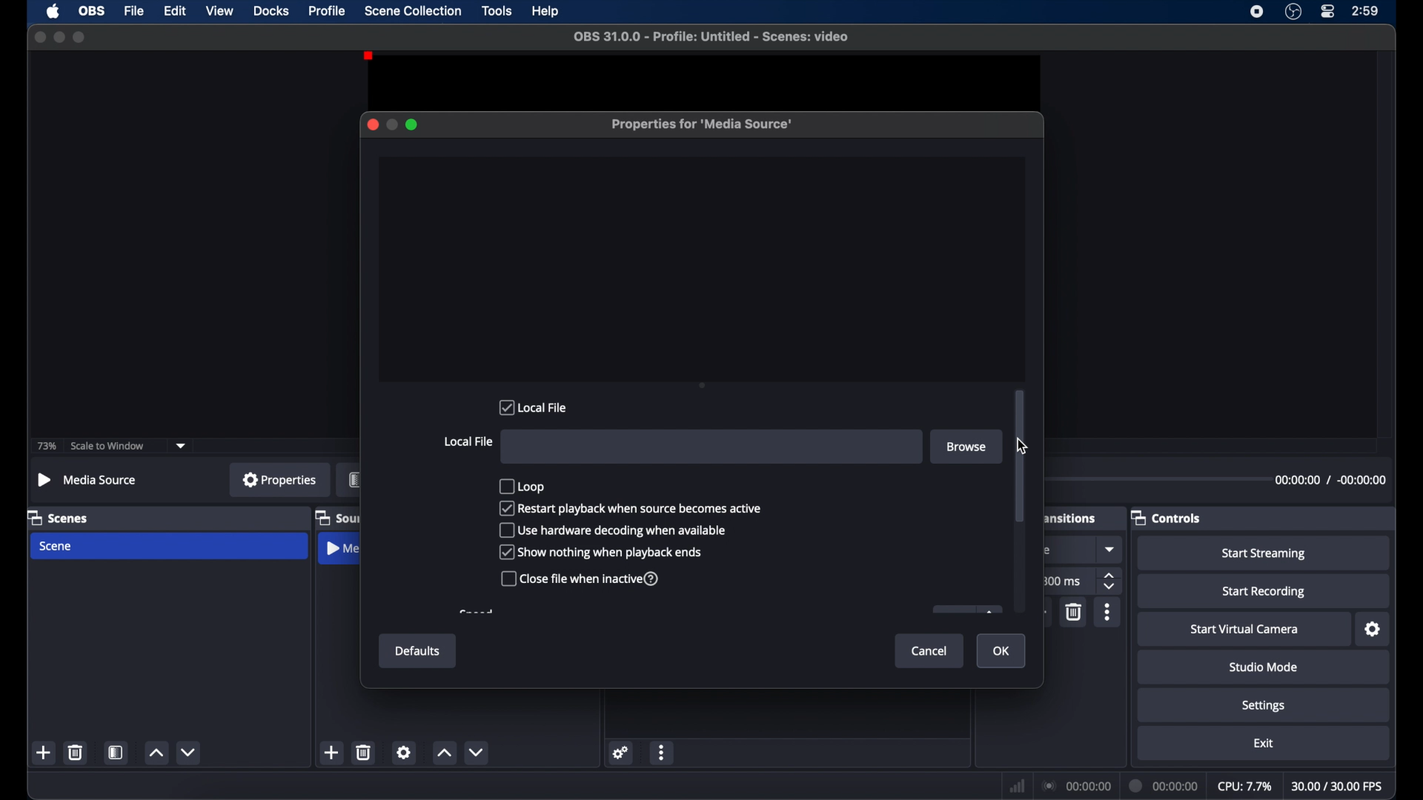  I want to click on obscure label, so click(1071, 516).